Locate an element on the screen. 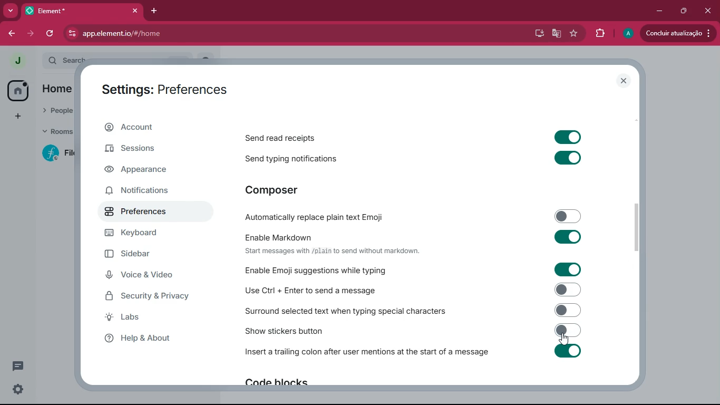 This screenshot has width=720, height=405. Use Ctrl + Enter to send a message is located at coordinates (411, 290).